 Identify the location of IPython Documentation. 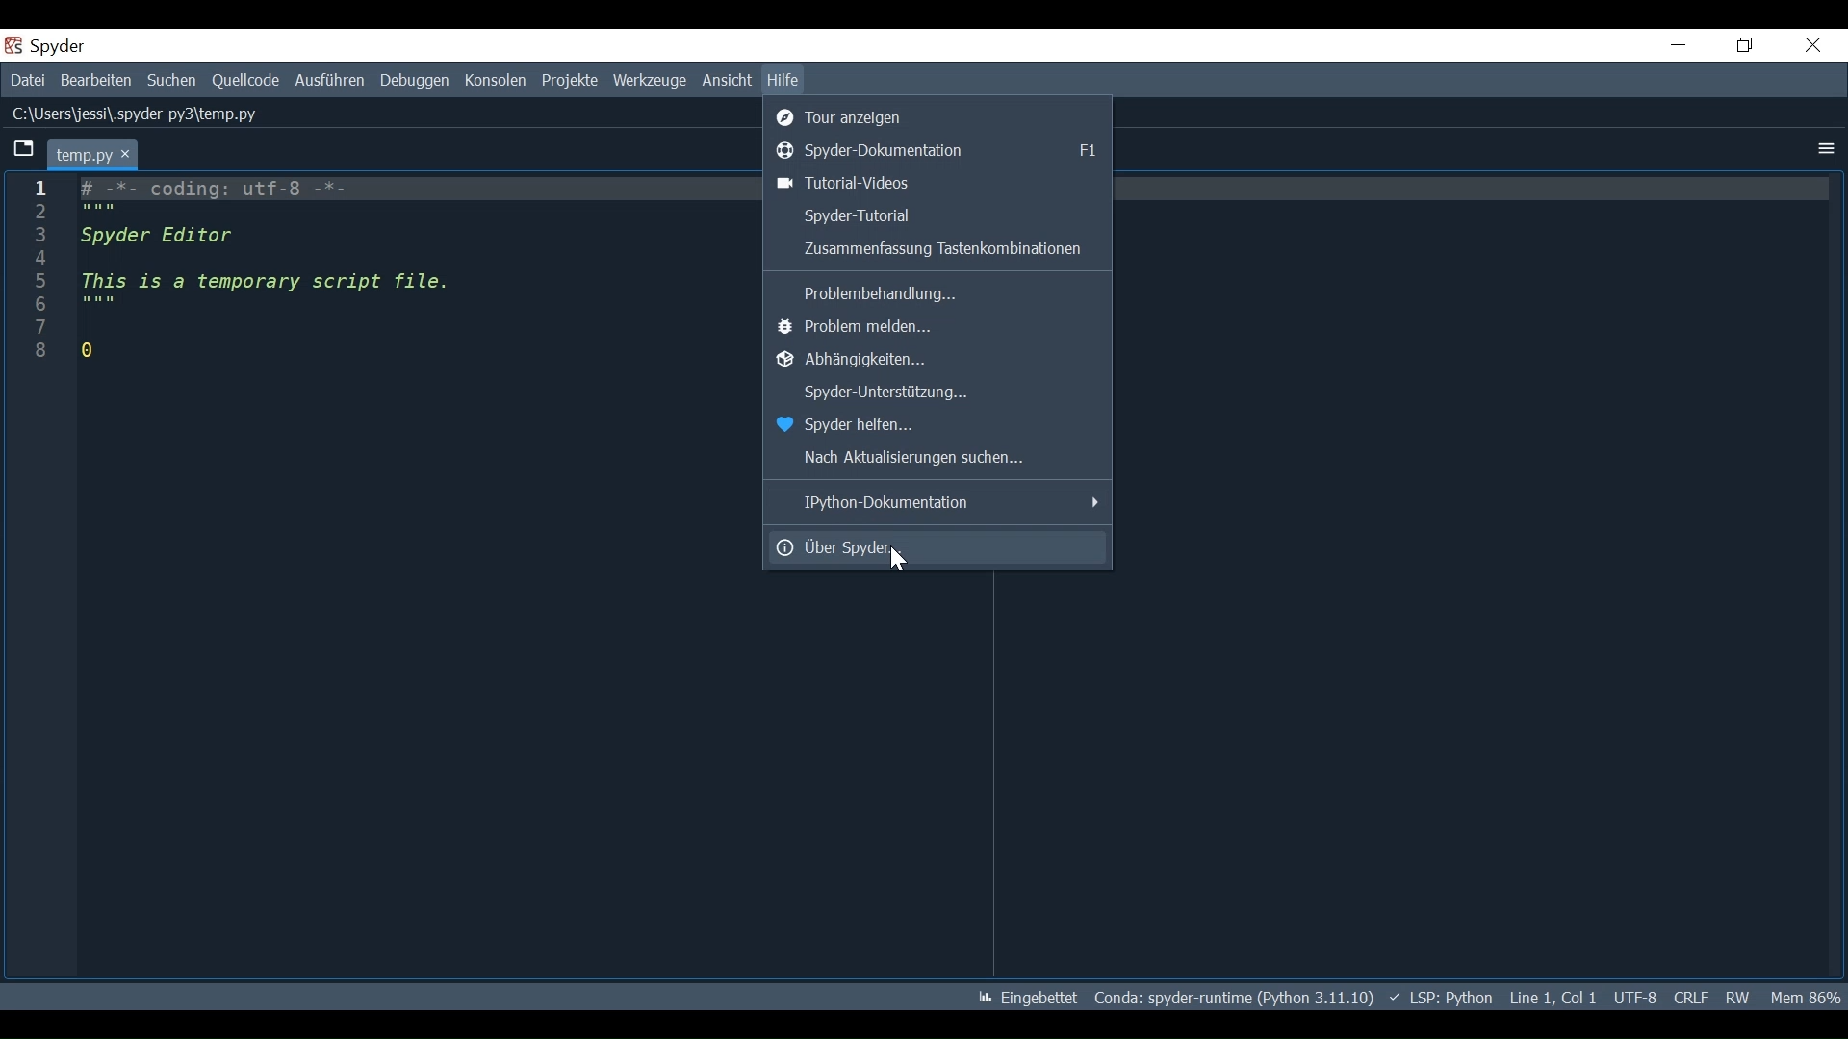
(939, 504).